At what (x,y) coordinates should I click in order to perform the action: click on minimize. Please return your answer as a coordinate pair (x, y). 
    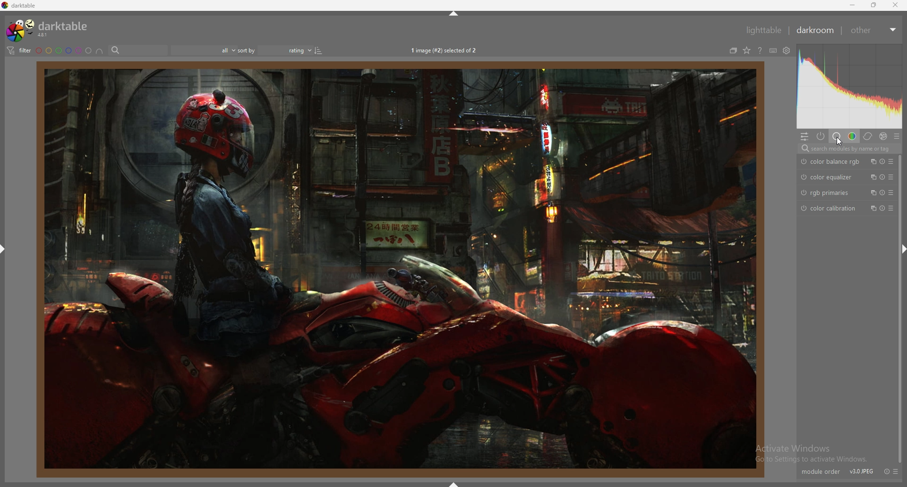
    Looking at the image, I should click on (851, 5).